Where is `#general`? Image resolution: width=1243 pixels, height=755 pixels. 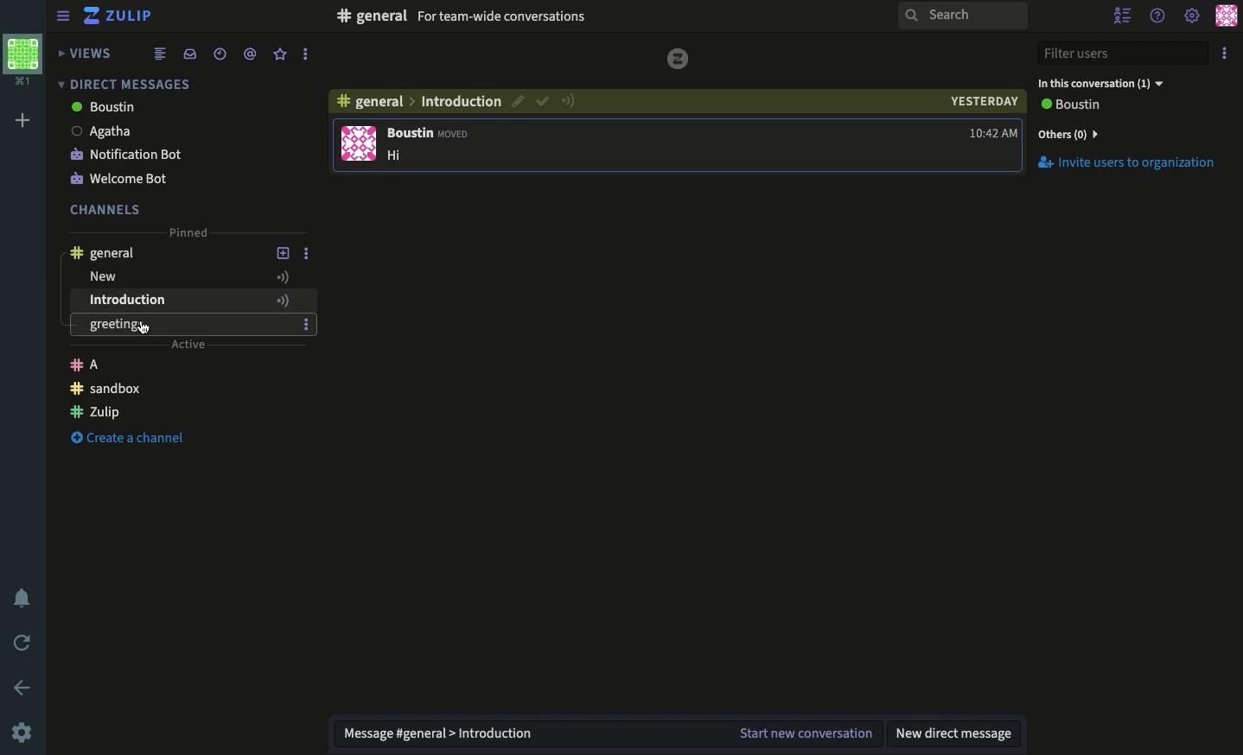 #general is located at coordinates (373, 15).